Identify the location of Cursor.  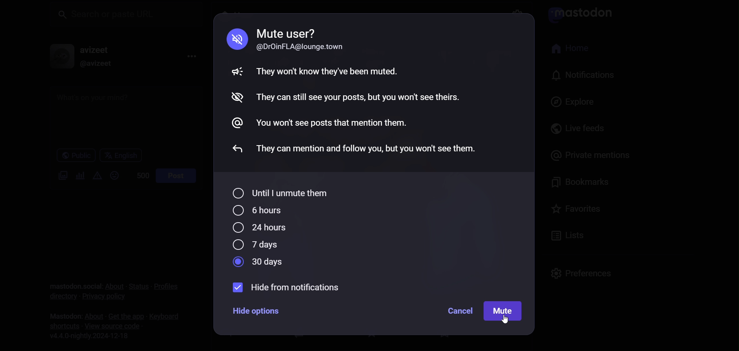
(506, 319).